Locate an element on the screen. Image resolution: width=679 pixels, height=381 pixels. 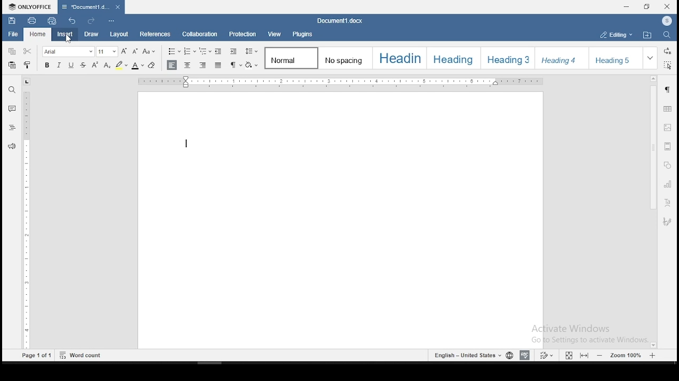
heading option is located at coordinates (457, 58).